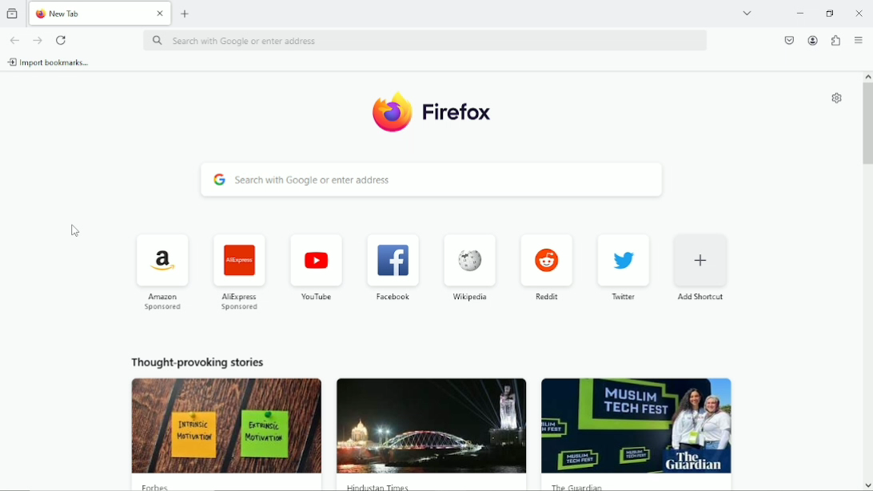 The image size is (873, 491). Describe the element at coordinates (38, 38) in the screenshot. I see `Go forward` at that location.